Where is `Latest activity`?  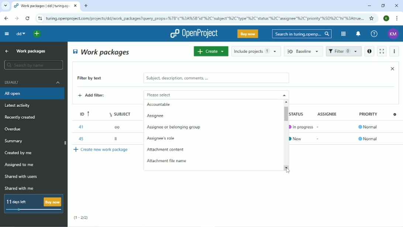 Latest activity is located at coordinates (20, 106).